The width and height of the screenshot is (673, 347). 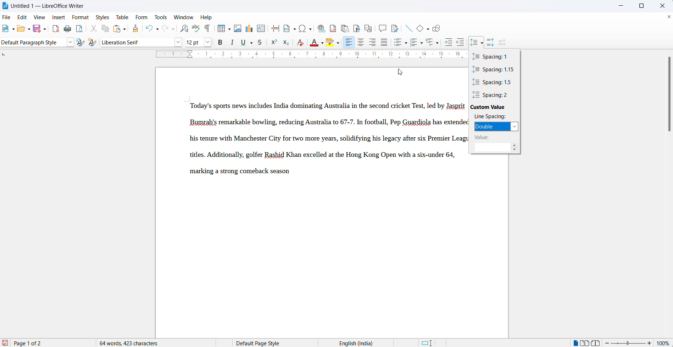 What do you see at coordinates (23, 17) in the screenshot?
I see `edit` at bounding box center [23, 17].